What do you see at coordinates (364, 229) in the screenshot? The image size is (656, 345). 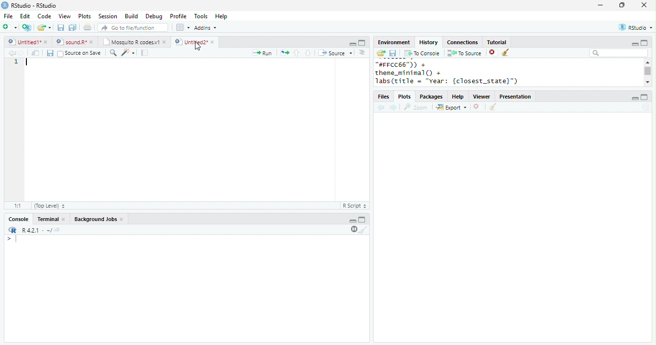 I see `clear` at bounding box center [364, 229].